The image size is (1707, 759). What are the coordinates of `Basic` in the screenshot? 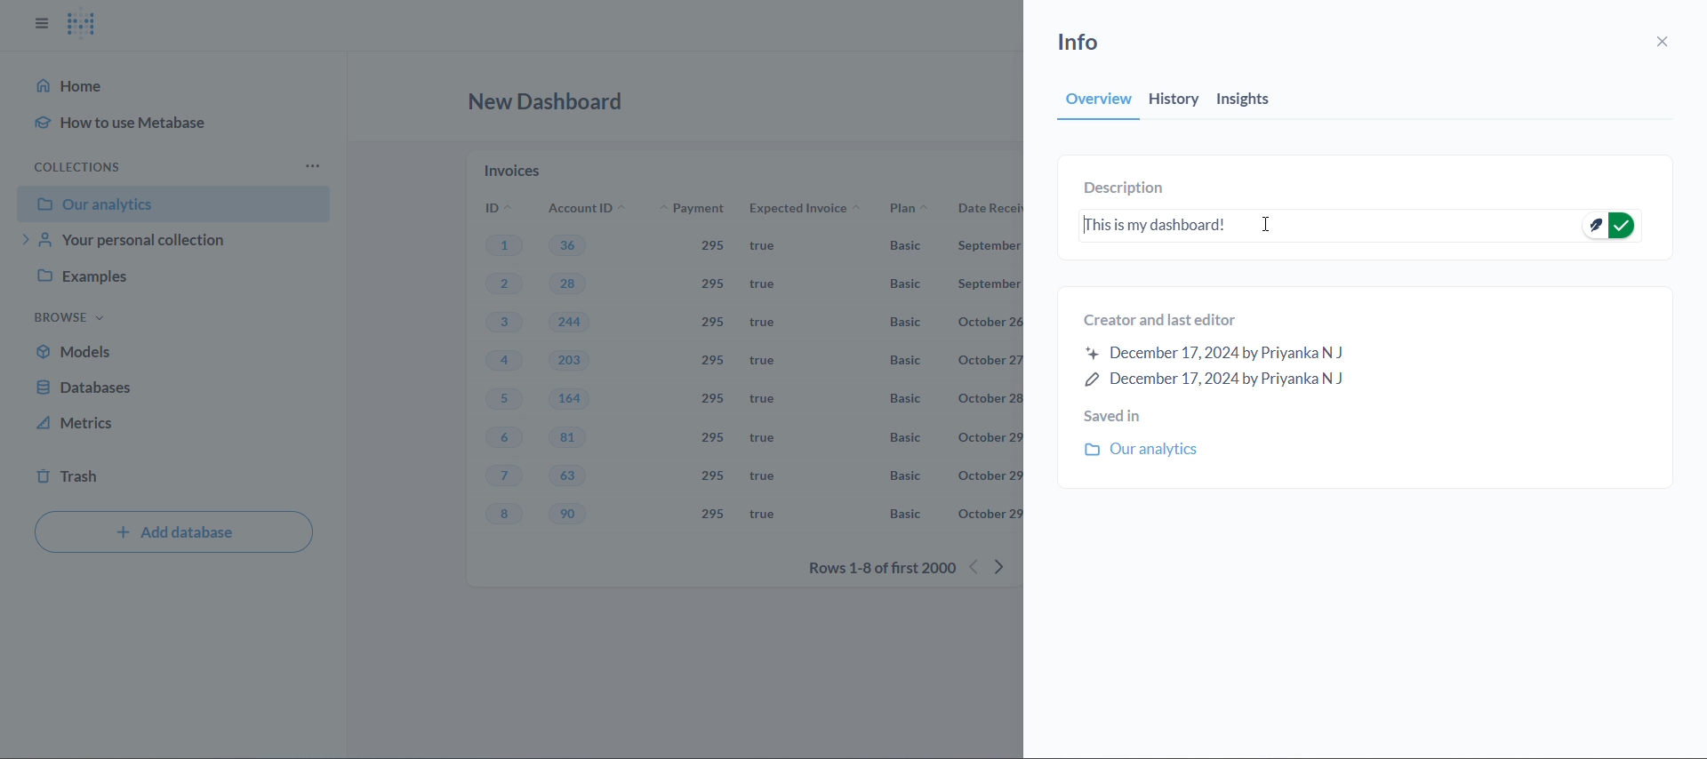 It's located at (901, 327).